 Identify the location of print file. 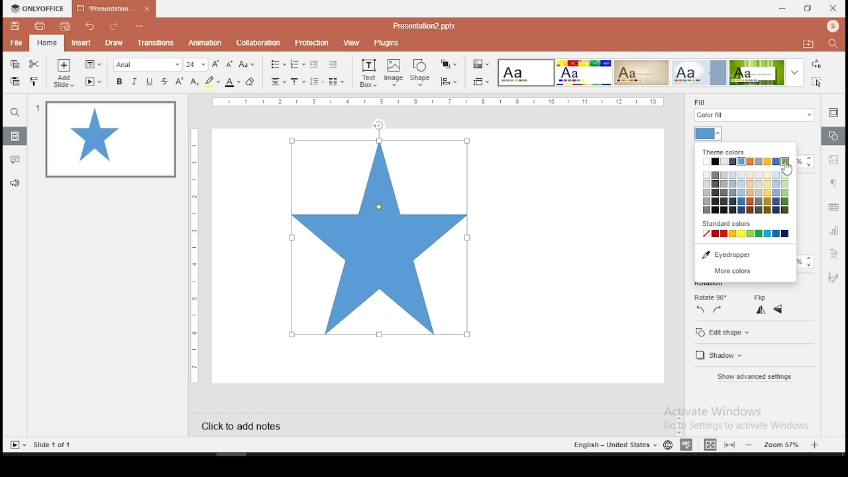
(38, 26).